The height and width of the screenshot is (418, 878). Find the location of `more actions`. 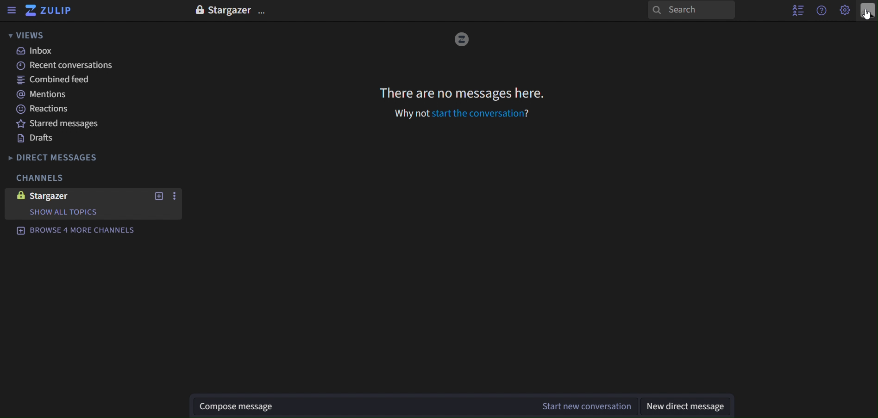

more actions is located at coordinates (176, 197).